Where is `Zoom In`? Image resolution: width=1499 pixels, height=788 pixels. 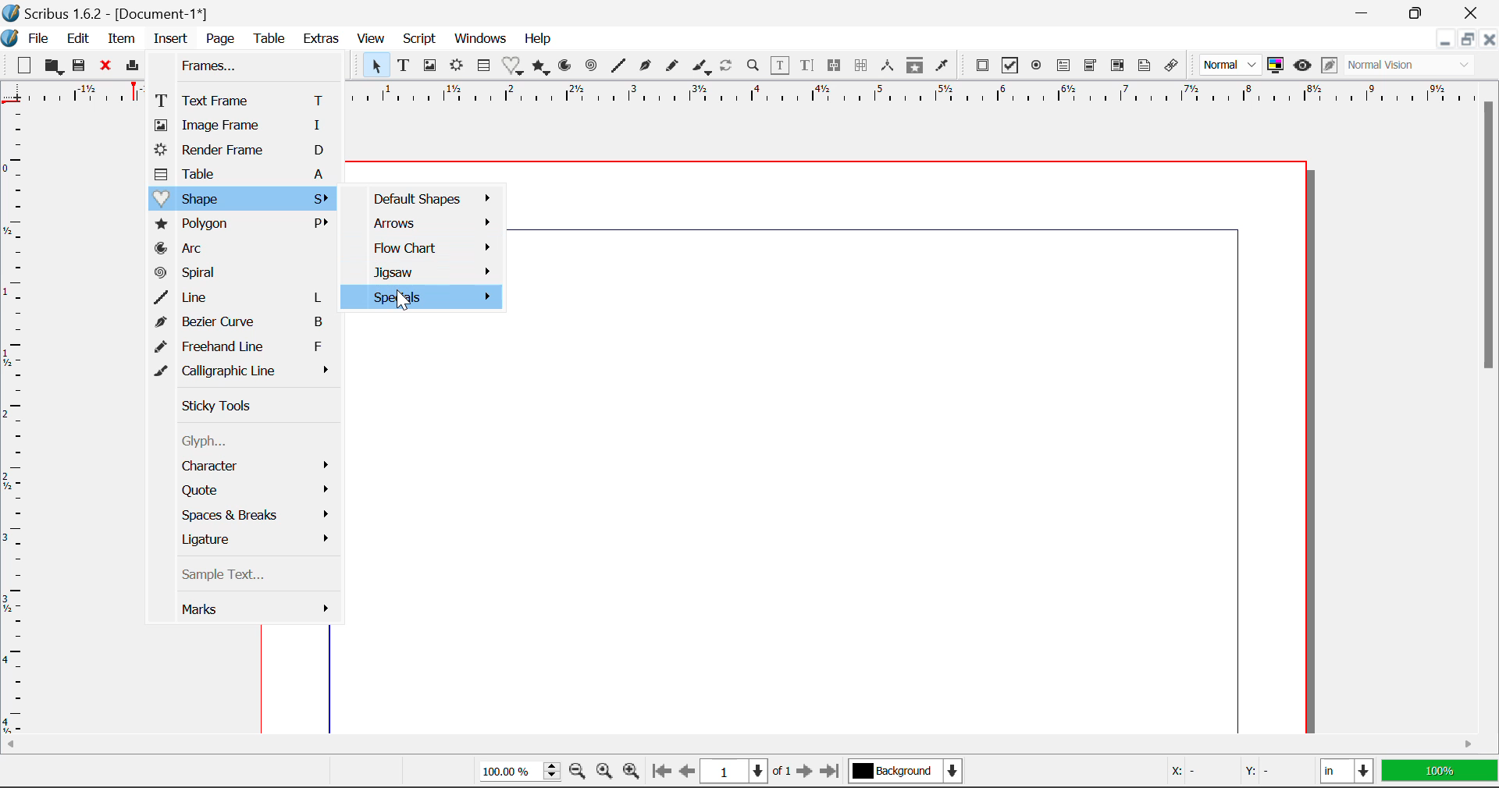
Zoom In is located at coordinates (632, 772).